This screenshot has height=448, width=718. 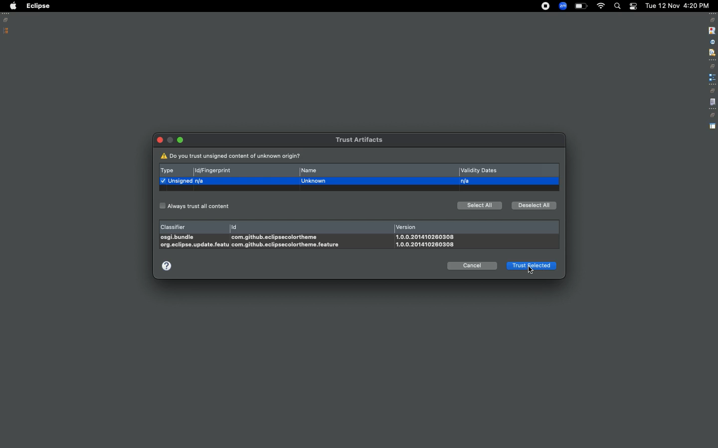 What do you see at coordinates (712, 77) in the screenshot?
I see `extension point` at bounding box center [712, 77].